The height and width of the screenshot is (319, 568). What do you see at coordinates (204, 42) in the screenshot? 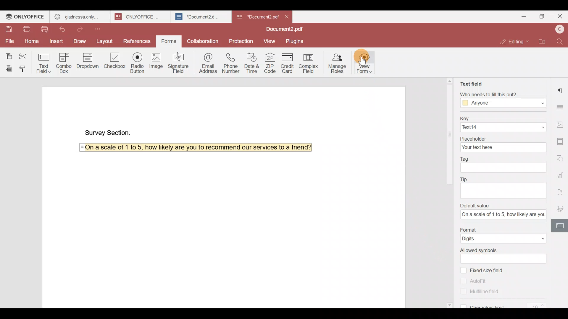
I see `Collaboration` at bounding box center [204, 42].